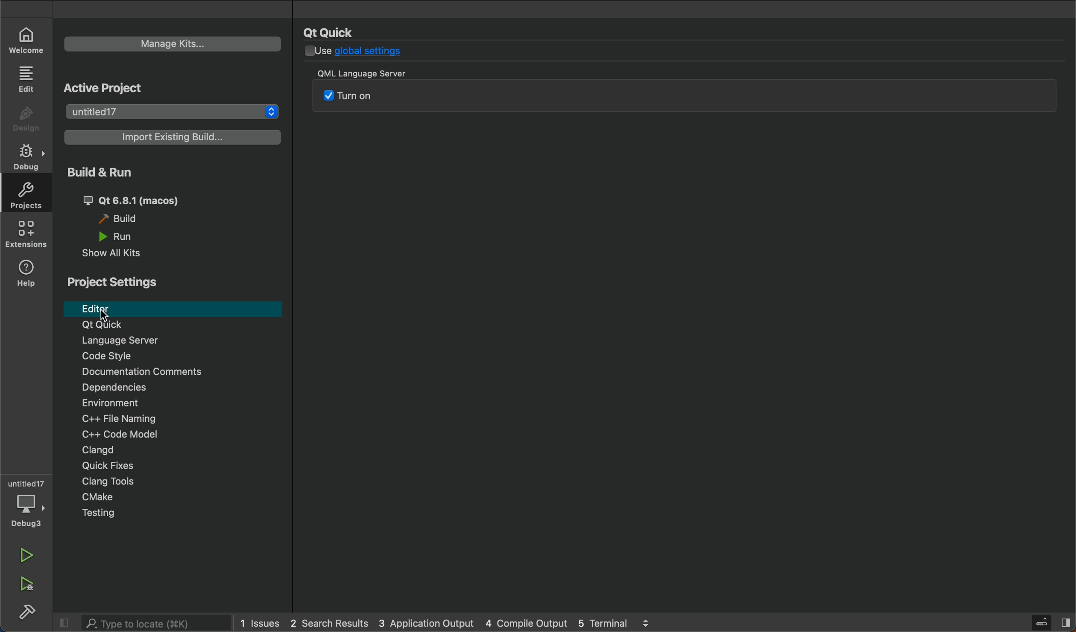 This screenshot has height=632, width=1076. What do you see at coordinates (168, 403) in the screenshot?
I see `Environment ` at bounding box center [168, 403].